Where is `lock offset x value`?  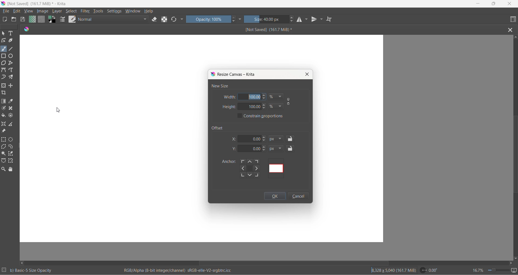 lock offset x value is located at coordinates (291, 139).